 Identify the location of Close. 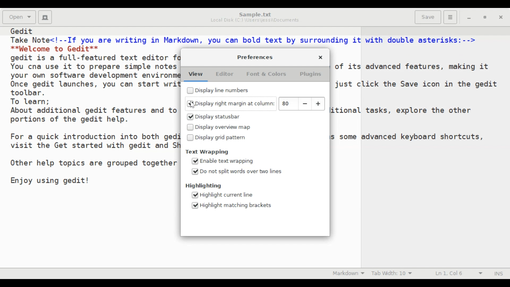
(321, 57).